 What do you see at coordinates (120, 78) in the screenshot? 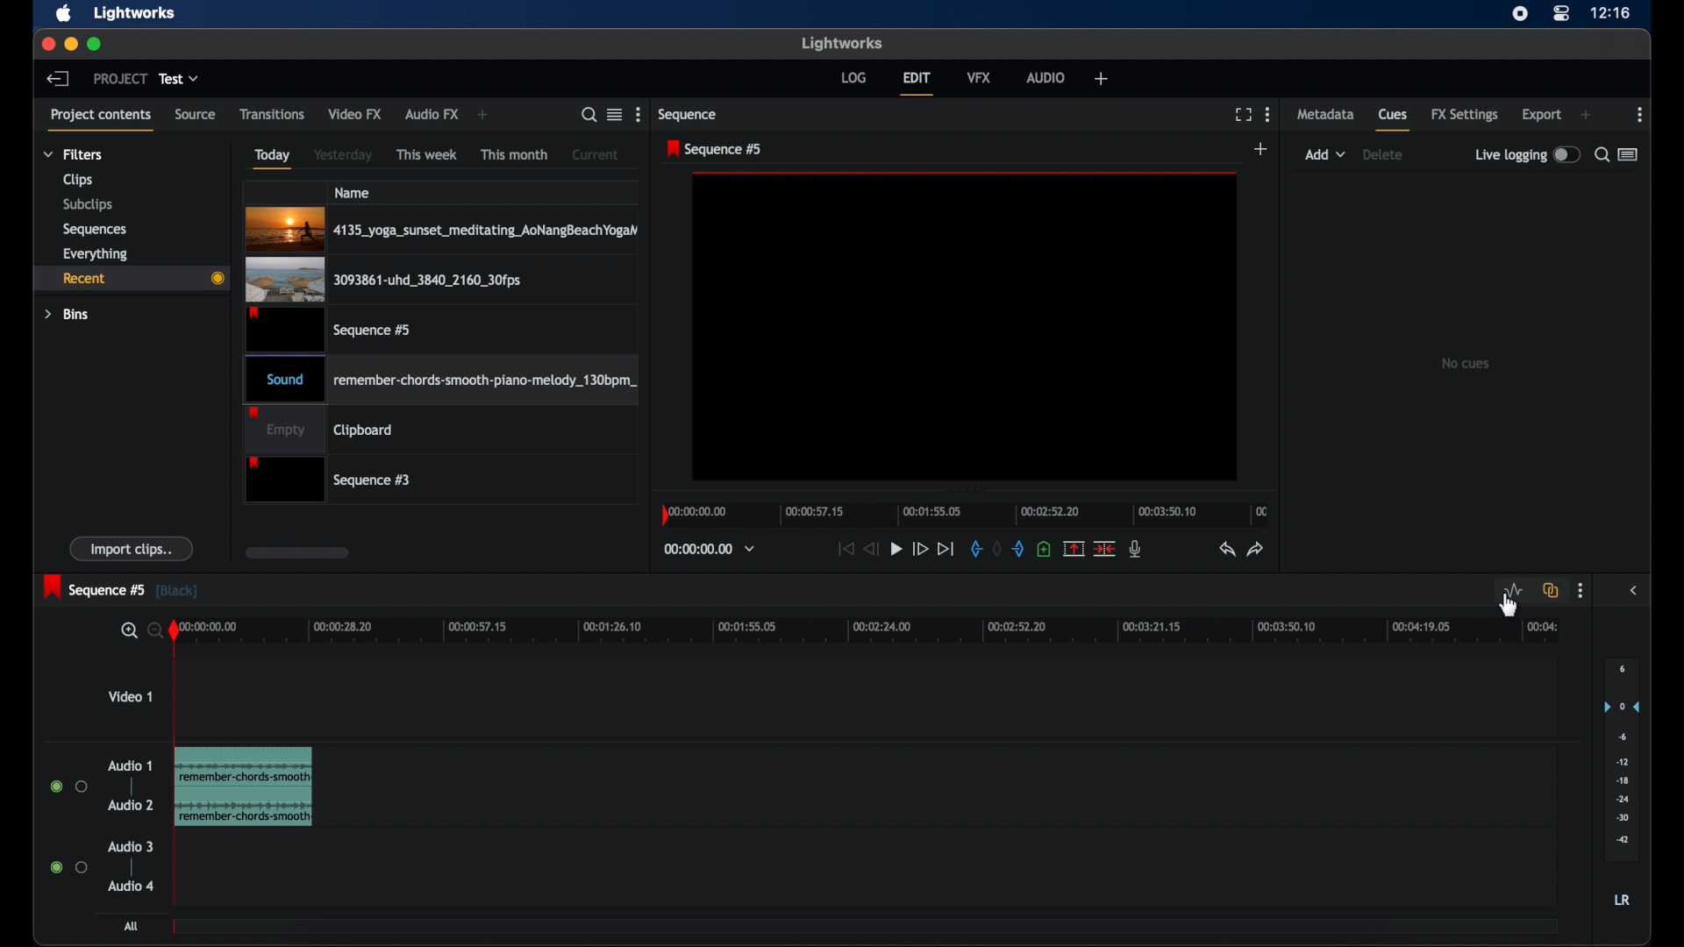
I see `project` at bounding box center [120, 78].